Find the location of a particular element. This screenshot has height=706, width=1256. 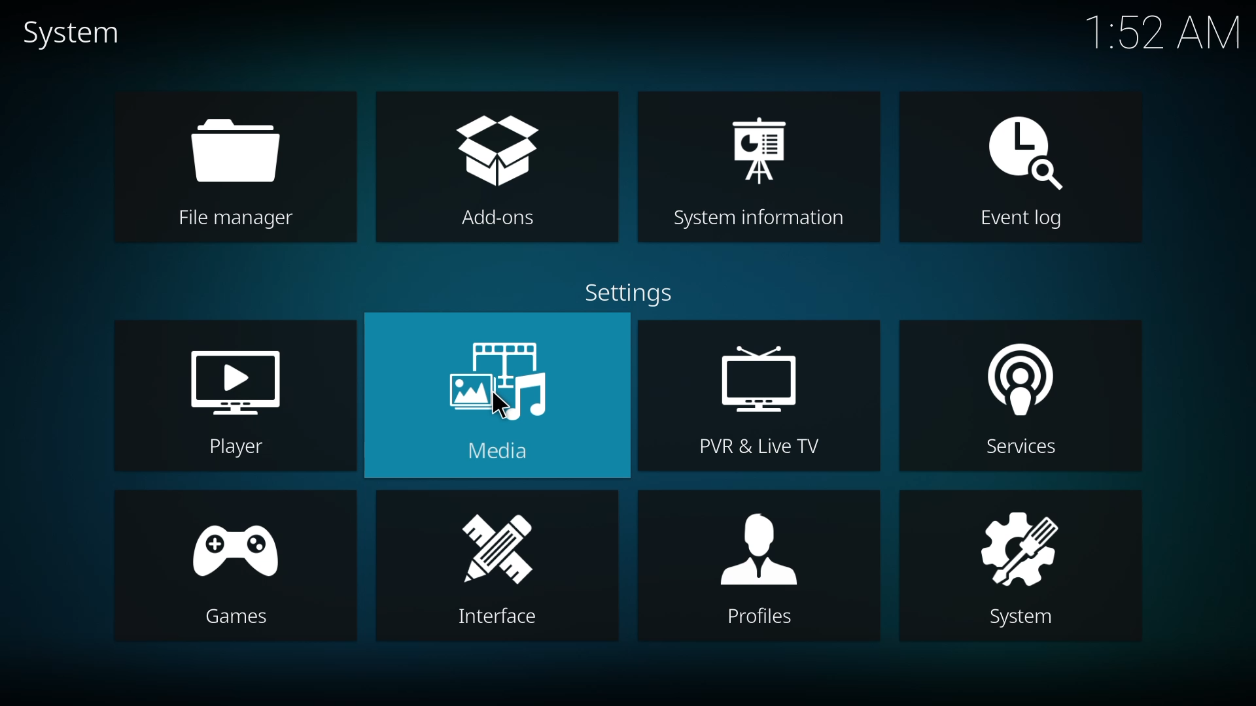

time is located at coordinates (1167, 30).